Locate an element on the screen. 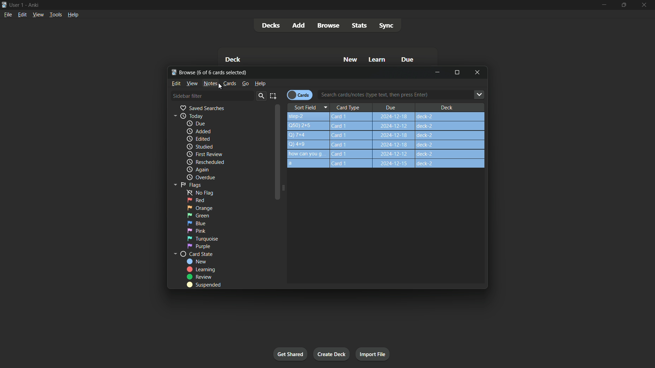  Studied is located at coordinates (200, 147).